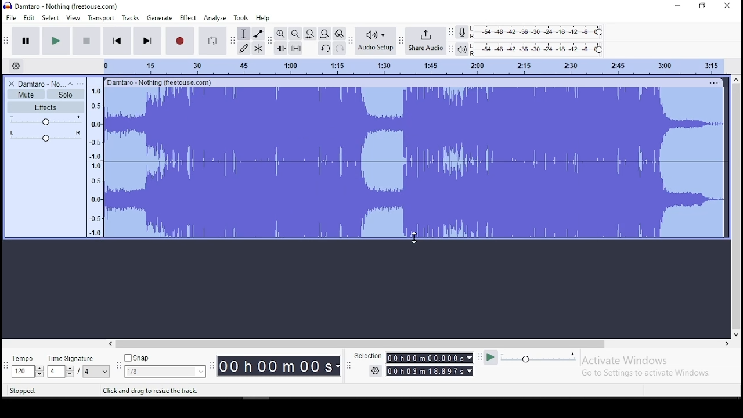 The height and width of the screenshot is (418, 743). I want to click on , so click(232, 40).